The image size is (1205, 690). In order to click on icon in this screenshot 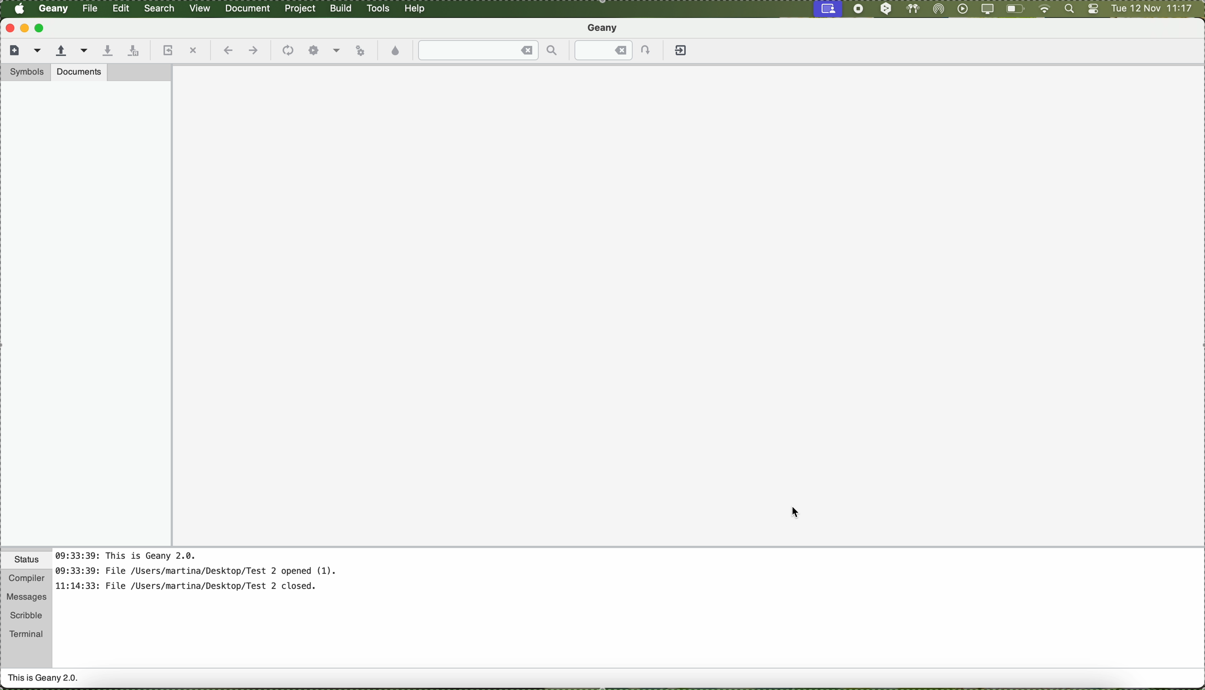, I will do `click(286, 51)`.